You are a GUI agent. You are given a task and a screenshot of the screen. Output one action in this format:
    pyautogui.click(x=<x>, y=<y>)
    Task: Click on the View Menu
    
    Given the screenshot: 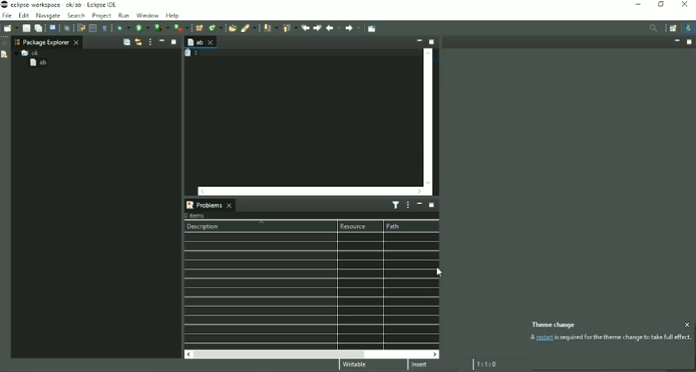 What is the action you would take?
    pyautogui.click(x=408, y=205)
    